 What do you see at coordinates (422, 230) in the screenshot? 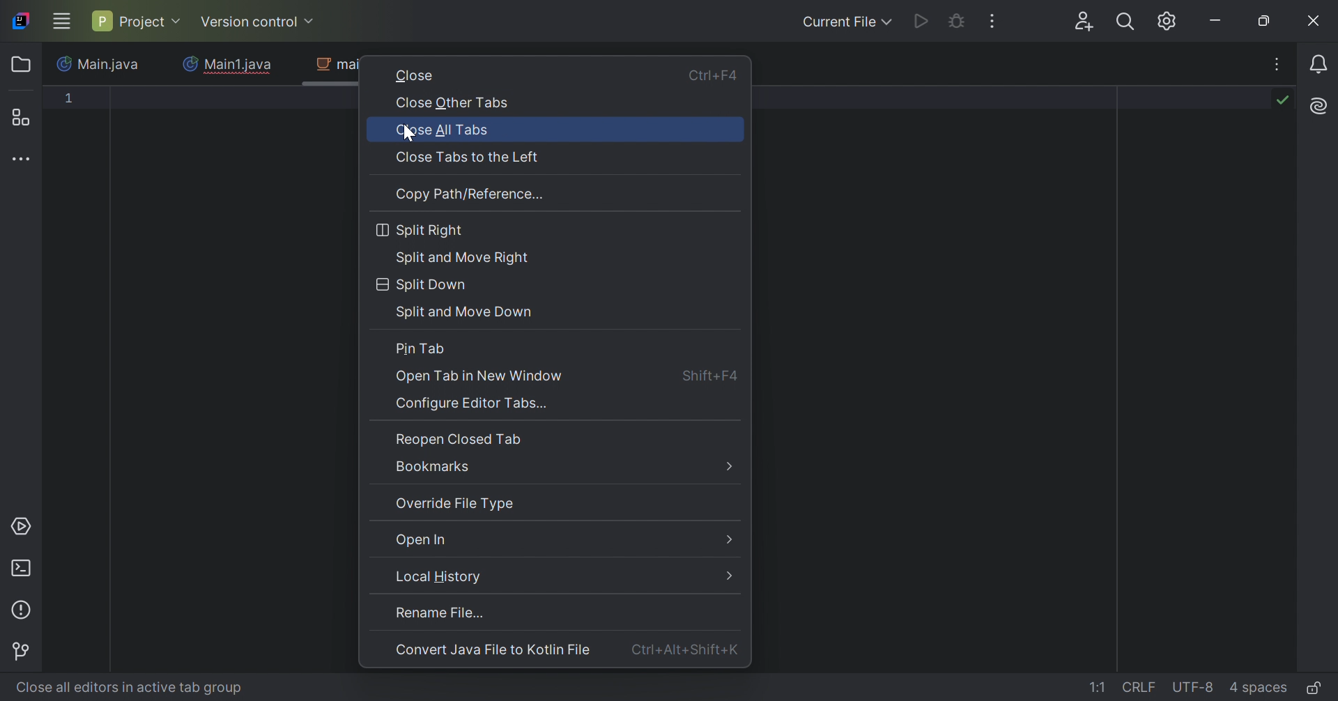
I see `Split Right` at bounding box center [422, 230].